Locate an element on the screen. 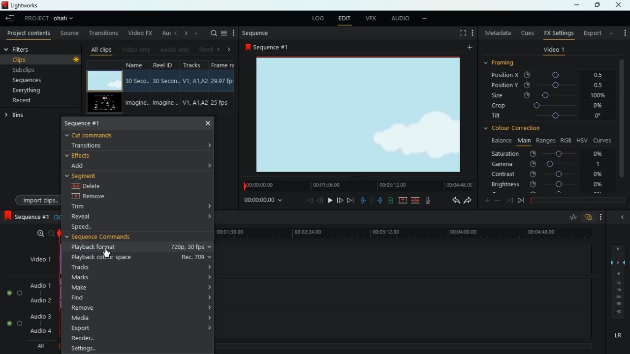 The width and height of the screenshot is (630, 354). speed is located at coordinates (92, 226).